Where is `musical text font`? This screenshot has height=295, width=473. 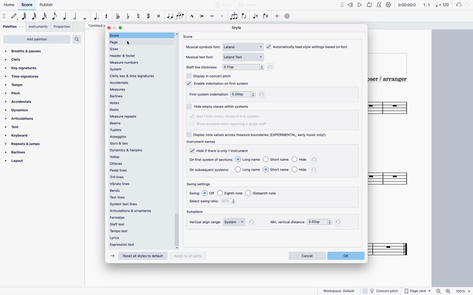 musical text font is located at coordinates (201, 57).